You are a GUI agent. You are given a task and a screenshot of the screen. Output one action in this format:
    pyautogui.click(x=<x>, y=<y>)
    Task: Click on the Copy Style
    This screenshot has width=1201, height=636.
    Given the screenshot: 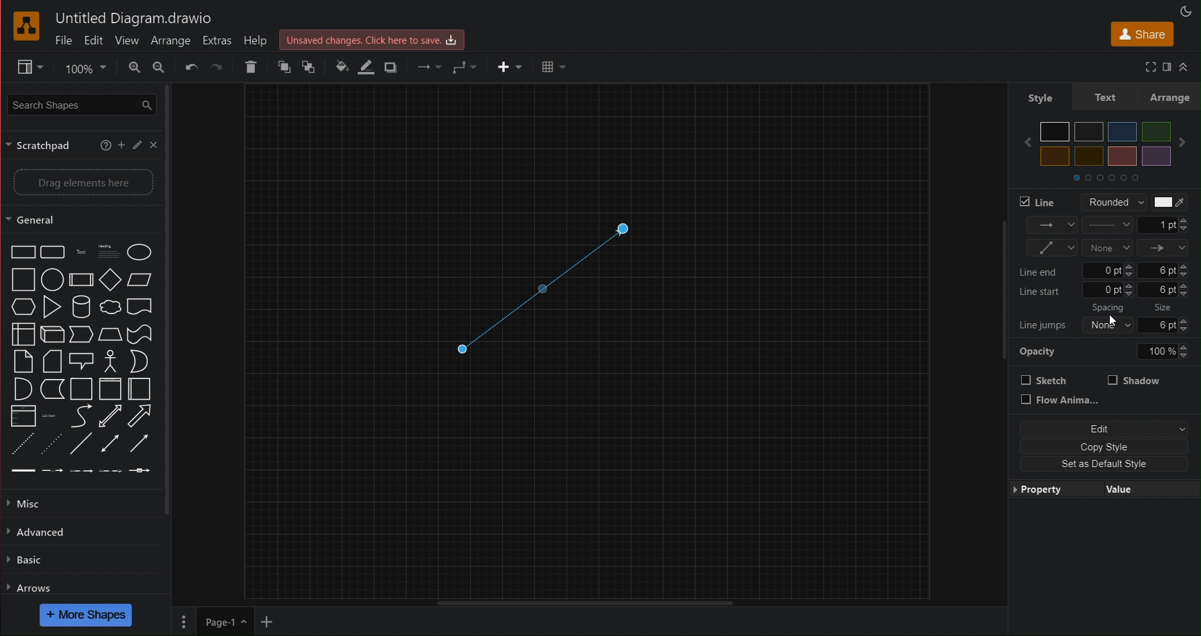 What is the action you would take?
    pyautogui.click(x=1101, y=446)
    